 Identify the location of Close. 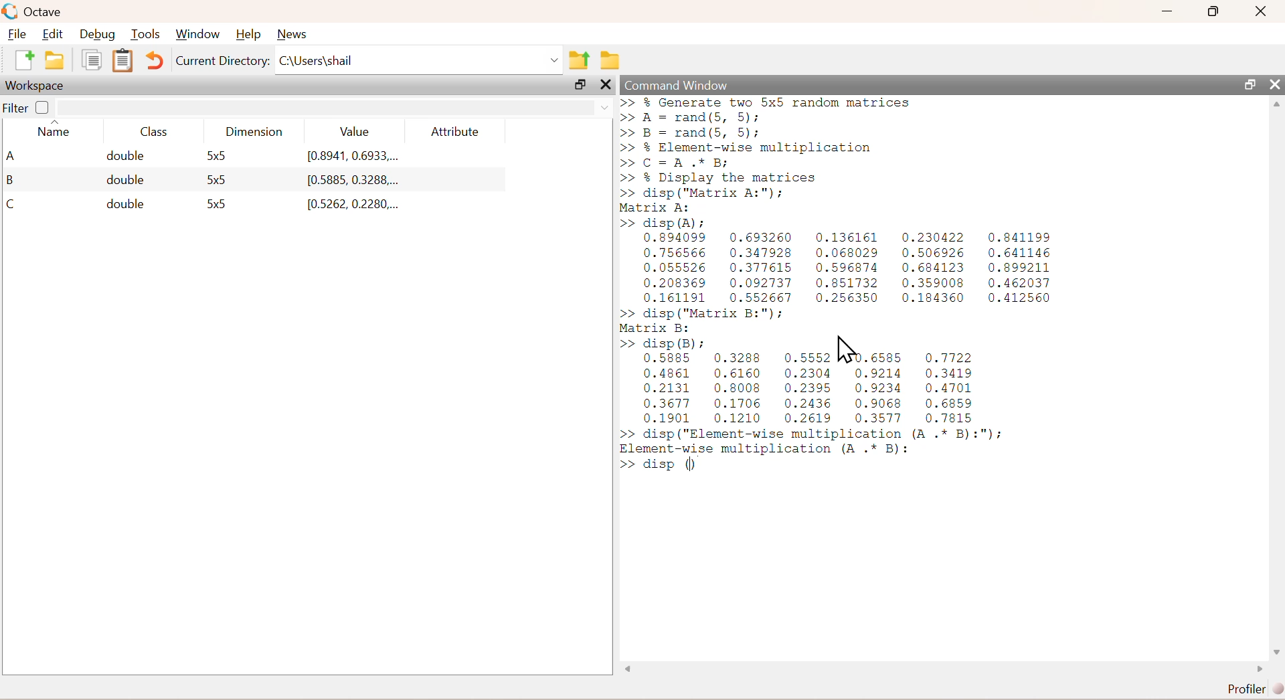
(606, 88).